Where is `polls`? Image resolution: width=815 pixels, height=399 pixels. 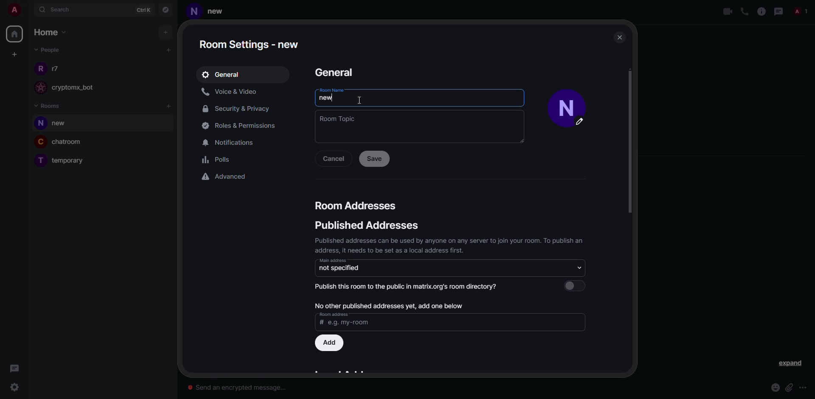 polls is located at coordinates (218, 161).